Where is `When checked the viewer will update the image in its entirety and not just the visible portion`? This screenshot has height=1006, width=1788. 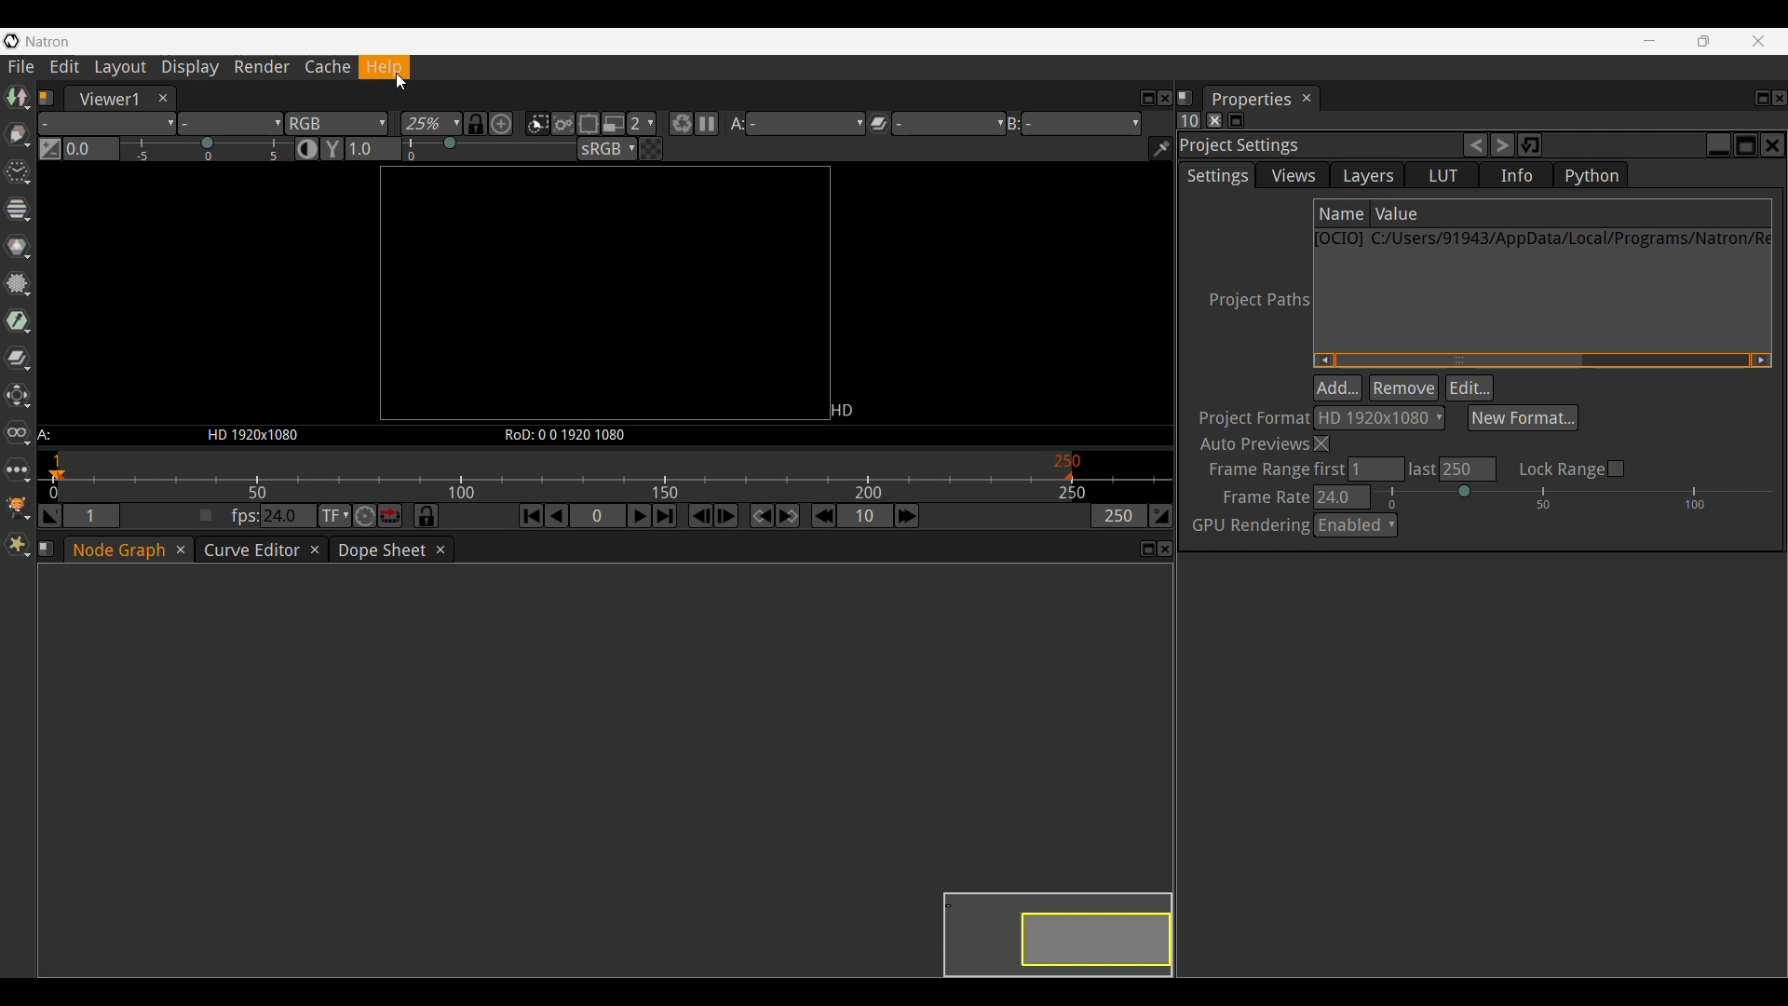 When checked the viewer will update the image in its entirety and not just the visible portion is located at coordinates (562, 124).